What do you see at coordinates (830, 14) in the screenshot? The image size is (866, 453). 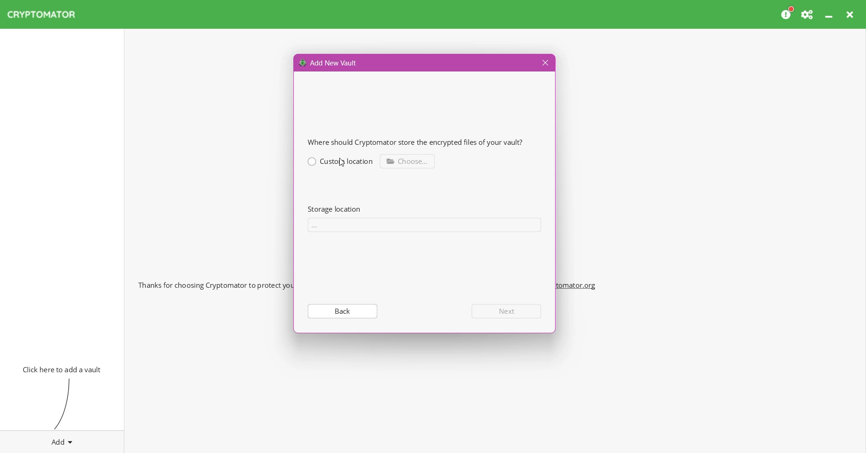 I see `Minimize` at bounding box center [830, 14].